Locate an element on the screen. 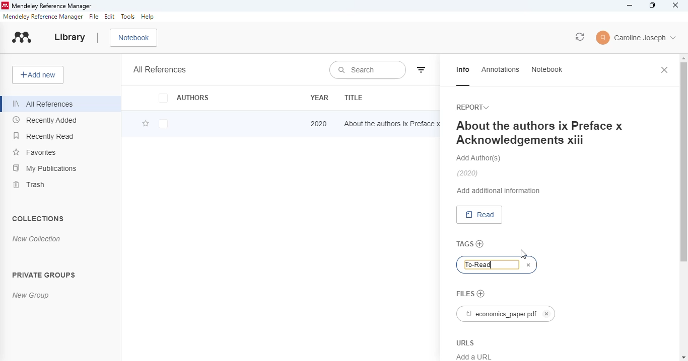  close is located at coordinates (675, 5).